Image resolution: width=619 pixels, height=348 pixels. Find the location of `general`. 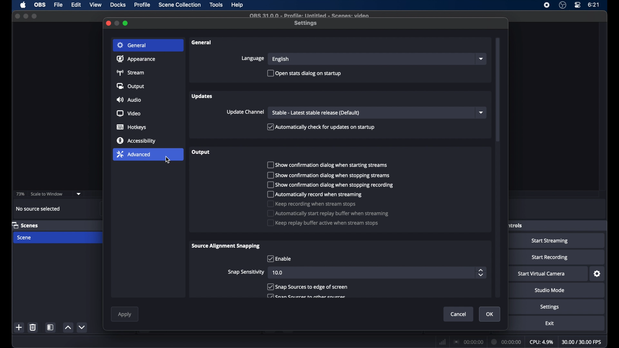

general is located at coordinates (201, 43).